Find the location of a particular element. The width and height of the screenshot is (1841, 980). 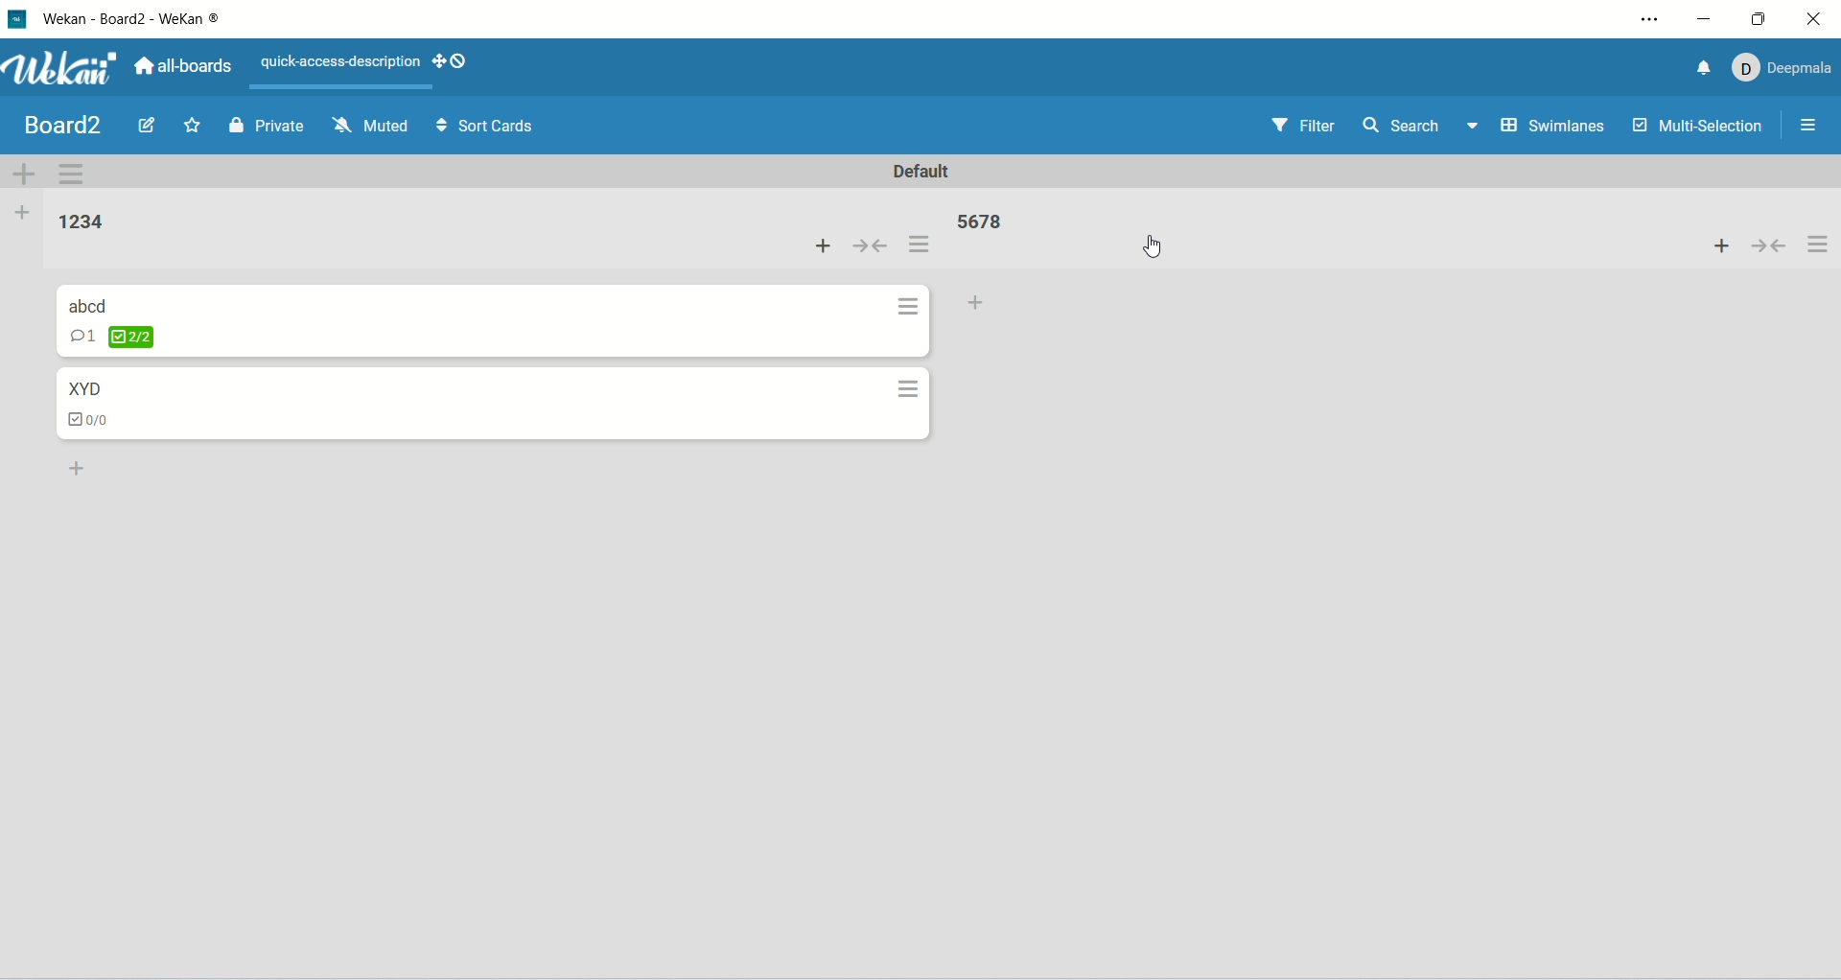

options is located at coordinates (919, 244).